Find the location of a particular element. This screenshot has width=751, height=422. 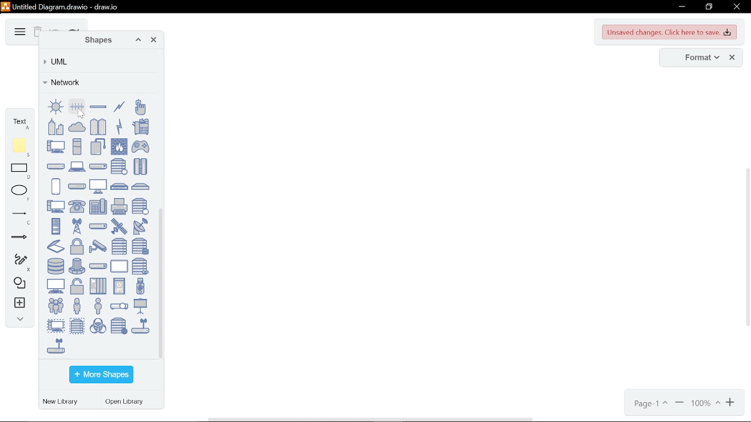

delete is located at coordinates (37, 33).